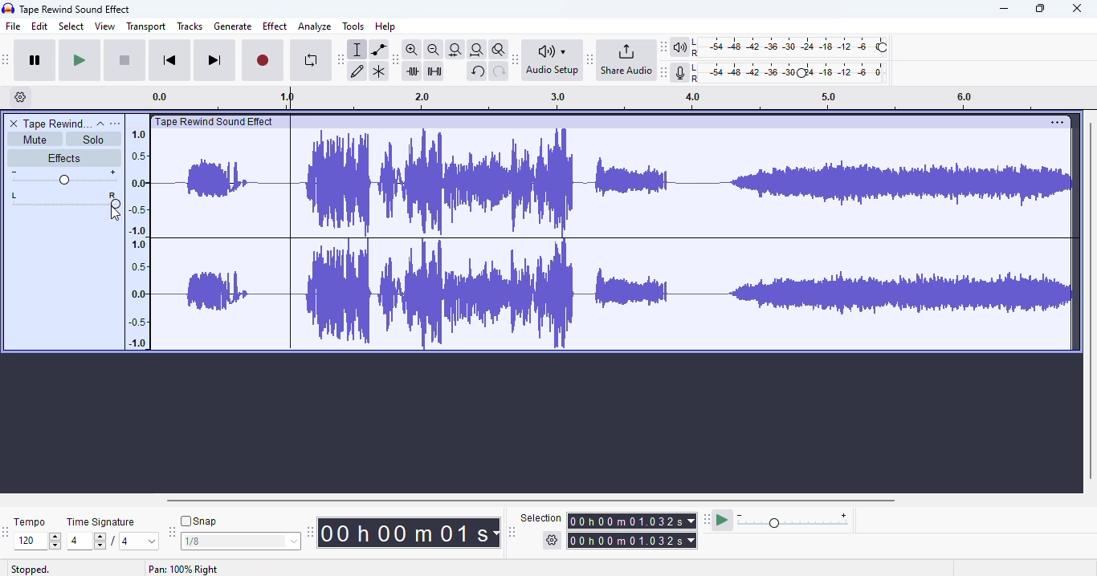  Describe the element at coordinates (394, 60) in the screenshot. I see `audacity edit toolbar` at that location.